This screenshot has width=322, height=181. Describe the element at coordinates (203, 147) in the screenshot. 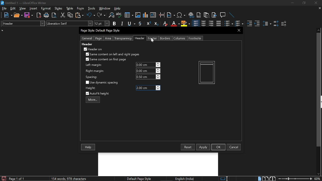

I see `Apply` at that location.